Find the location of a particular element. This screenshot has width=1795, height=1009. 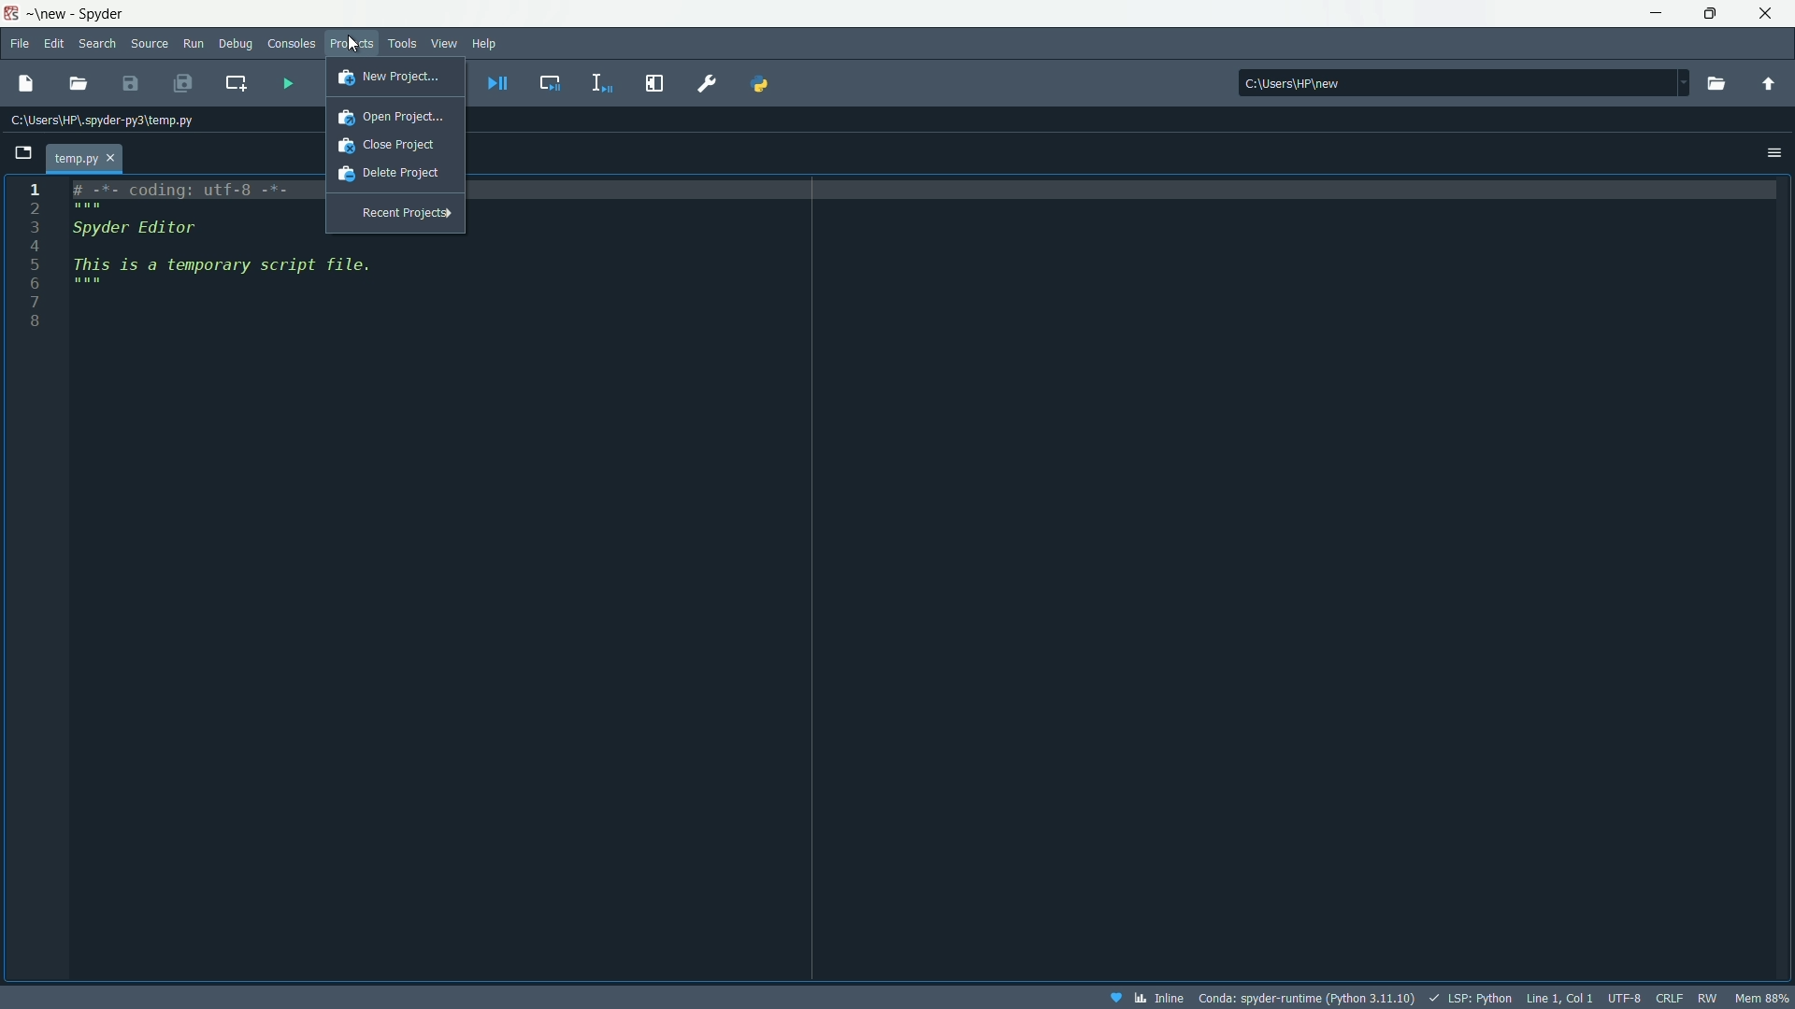

LSP:Python is located at coordinates (1469, 996).